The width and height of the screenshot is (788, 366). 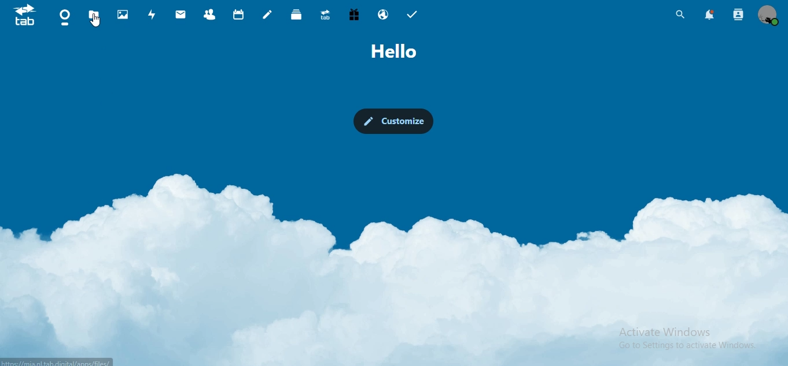 I want to click on dashboard, so click(x=65, y=17).